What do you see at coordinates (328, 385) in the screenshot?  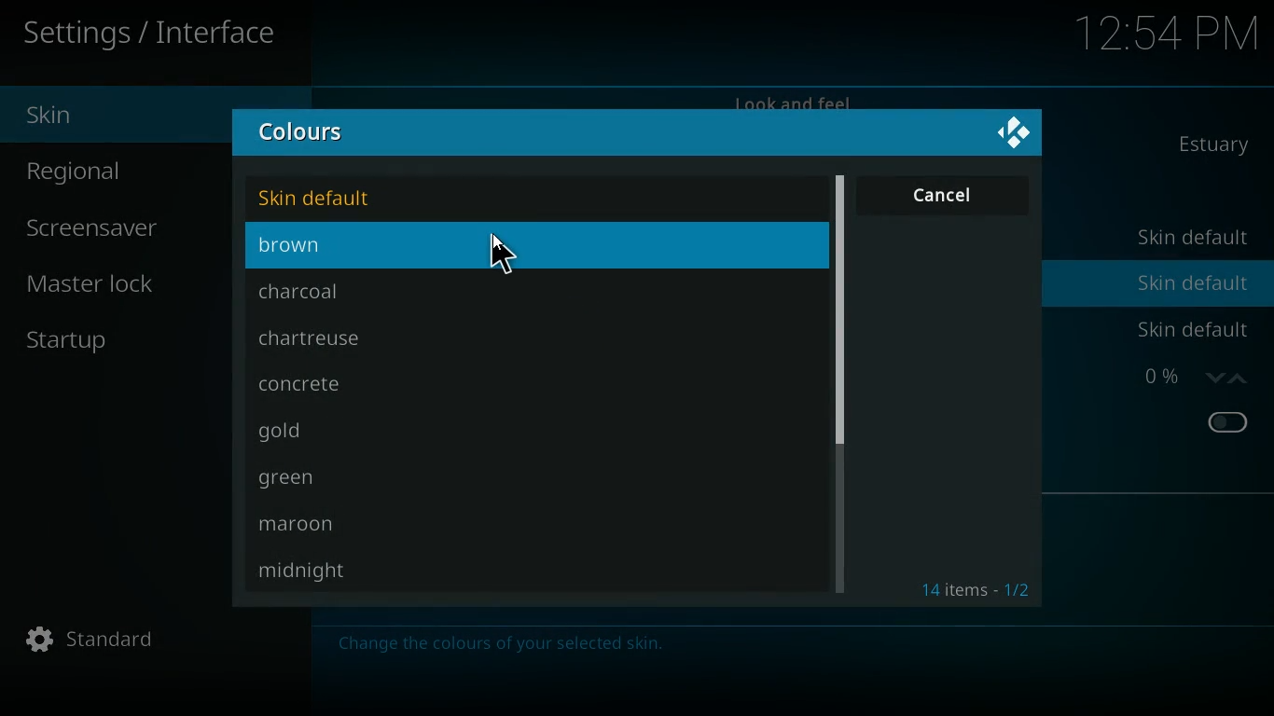 I see `concrete` at bounding box center [328, 385].